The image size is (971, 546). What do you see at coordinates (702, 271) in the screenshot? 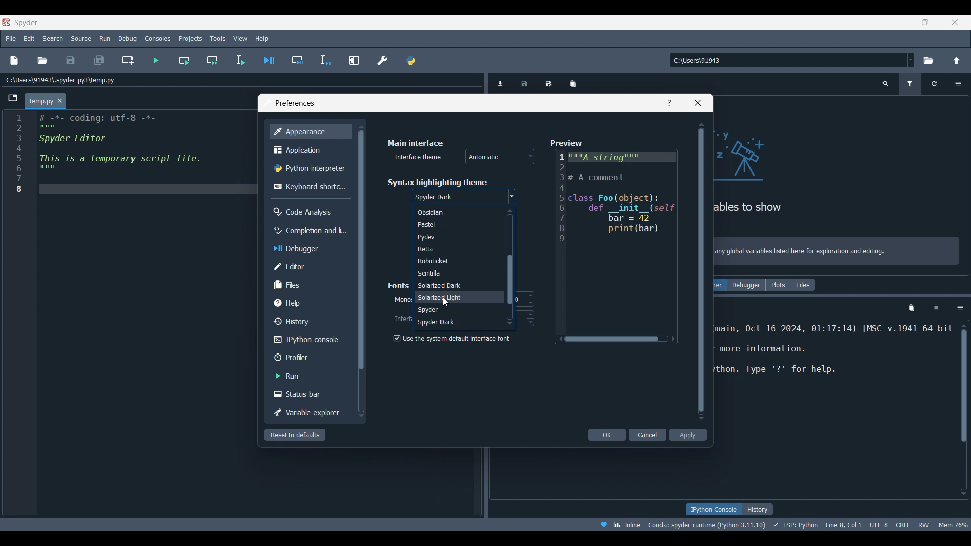
I see `Vertical slide bar` at bounding box center [702, 271].